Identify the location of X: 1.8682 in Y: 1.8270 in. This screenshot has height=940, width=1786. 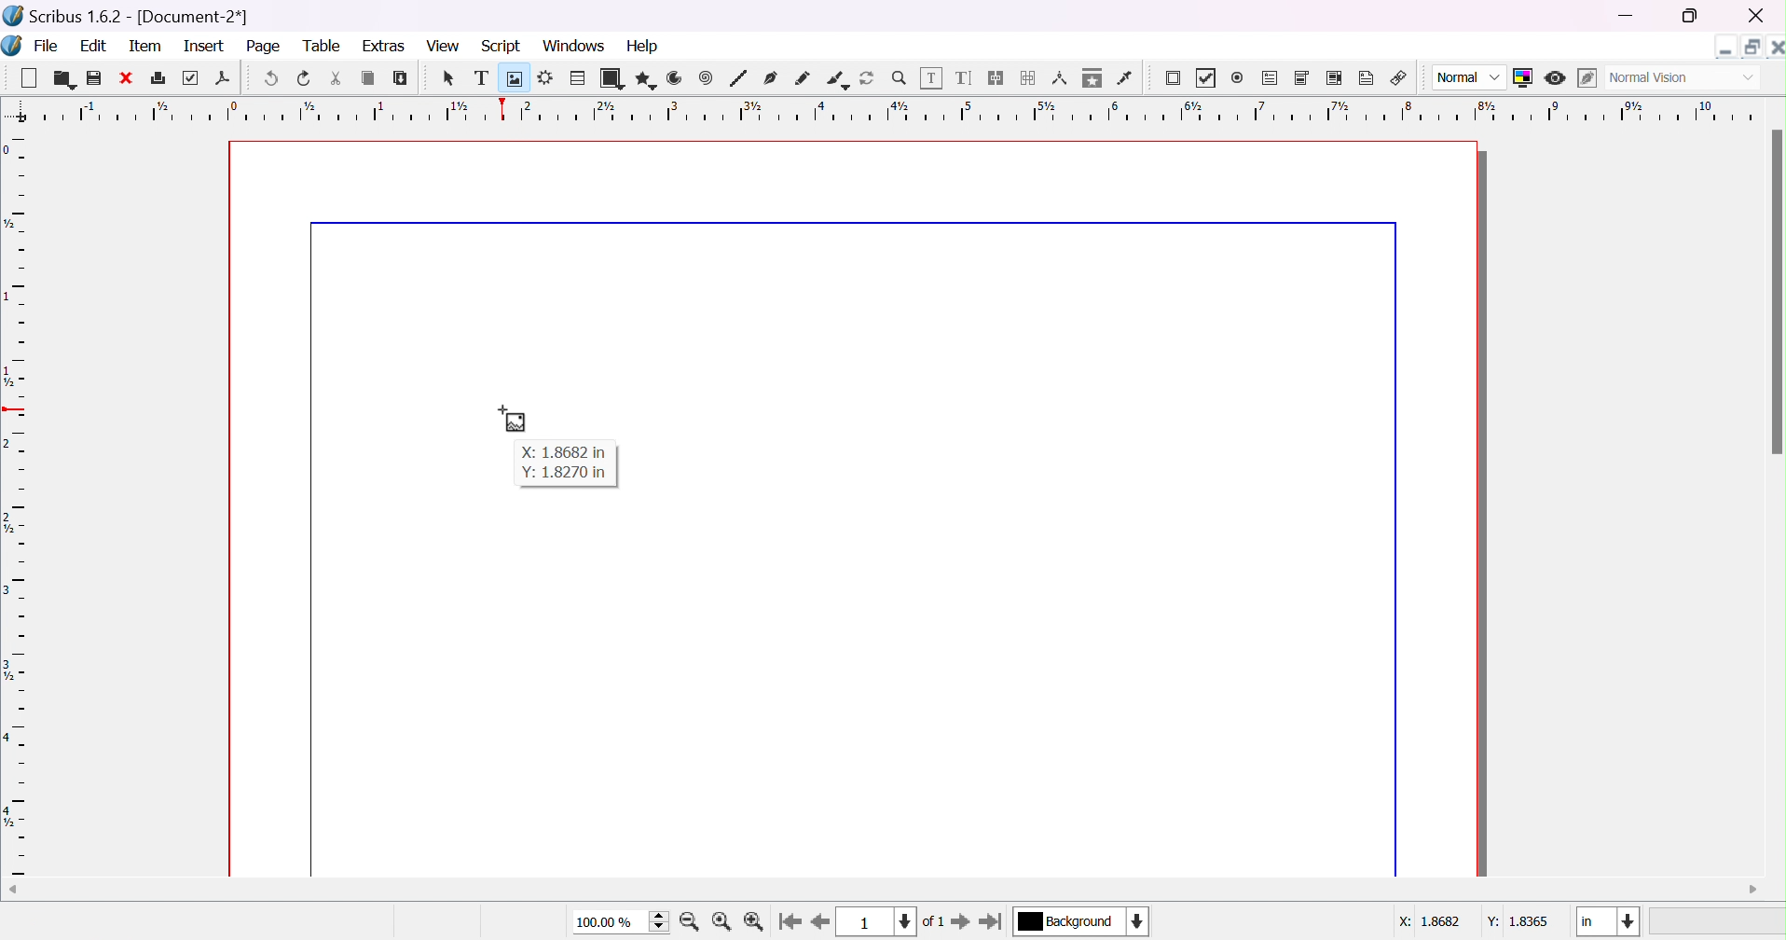
(565, 464).